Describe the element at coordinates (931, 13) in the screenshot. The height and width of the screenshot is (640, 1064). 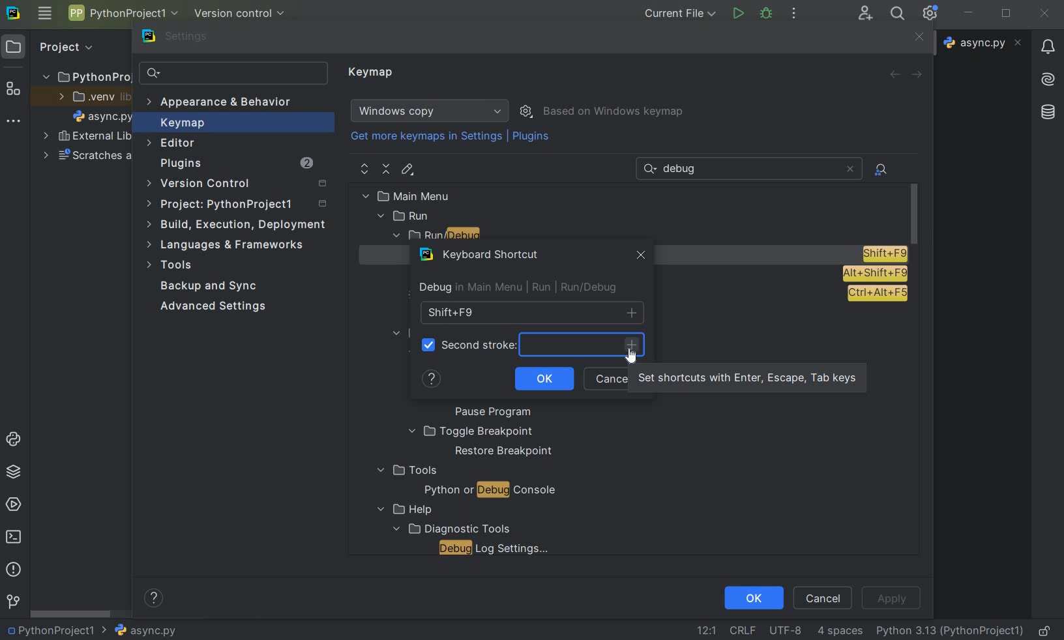
I see `ide and project settings` at that location.